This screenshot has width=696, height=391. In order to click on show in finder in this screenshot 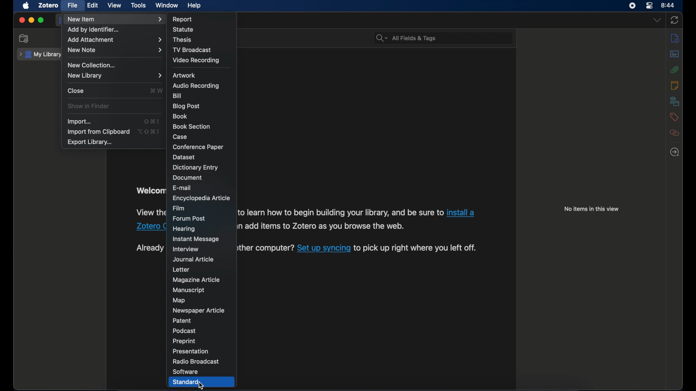, I will do `click(89, 106)`.